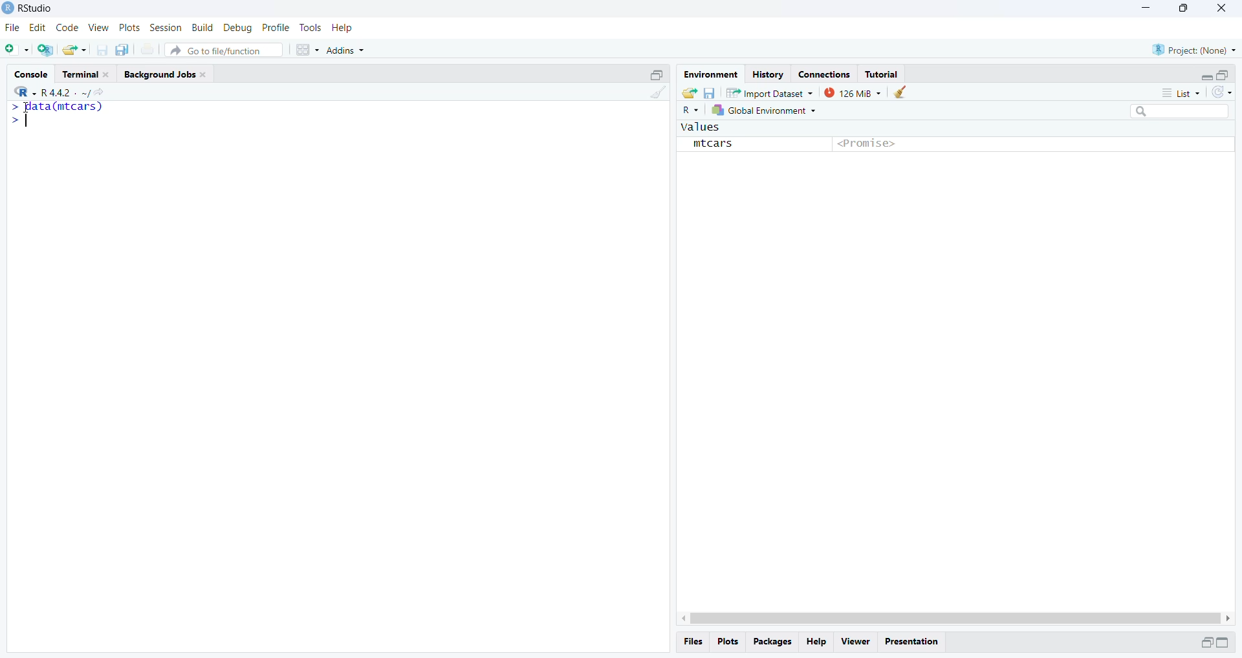  I want to click on Terminal, so click(87, 72).